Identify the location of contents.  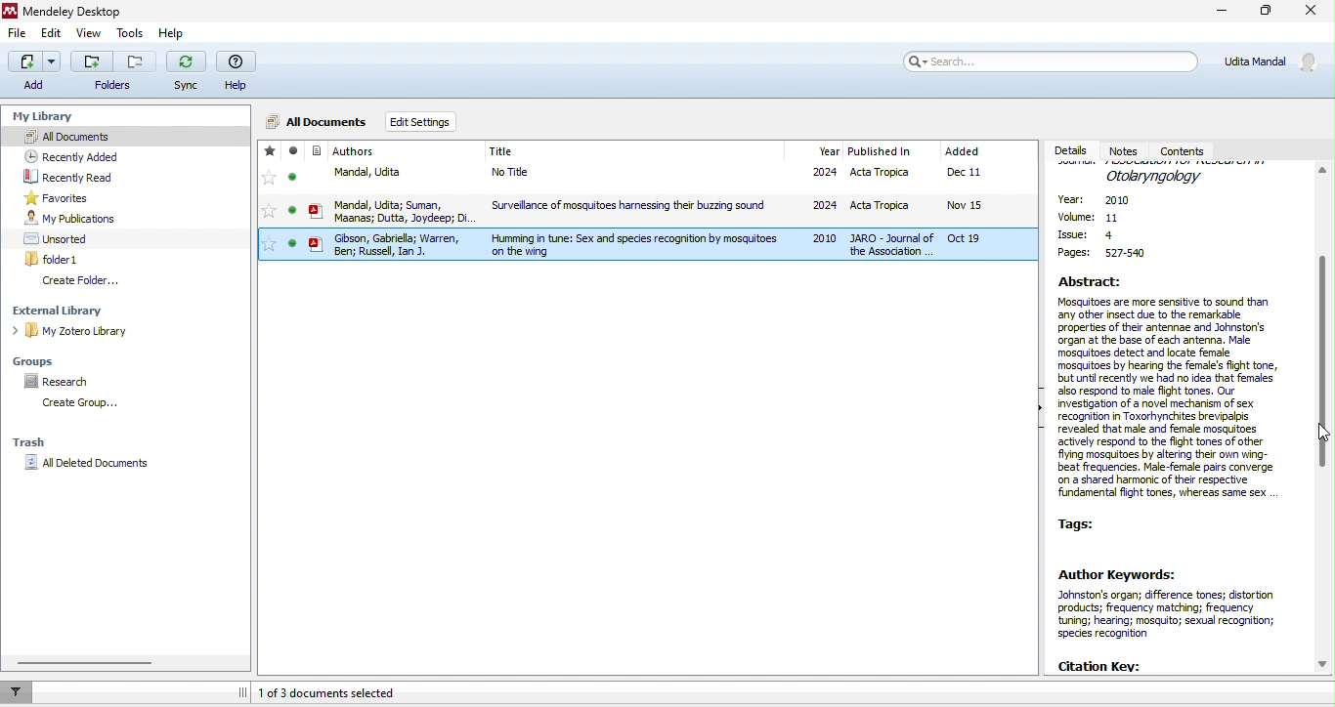
(1186, 151).